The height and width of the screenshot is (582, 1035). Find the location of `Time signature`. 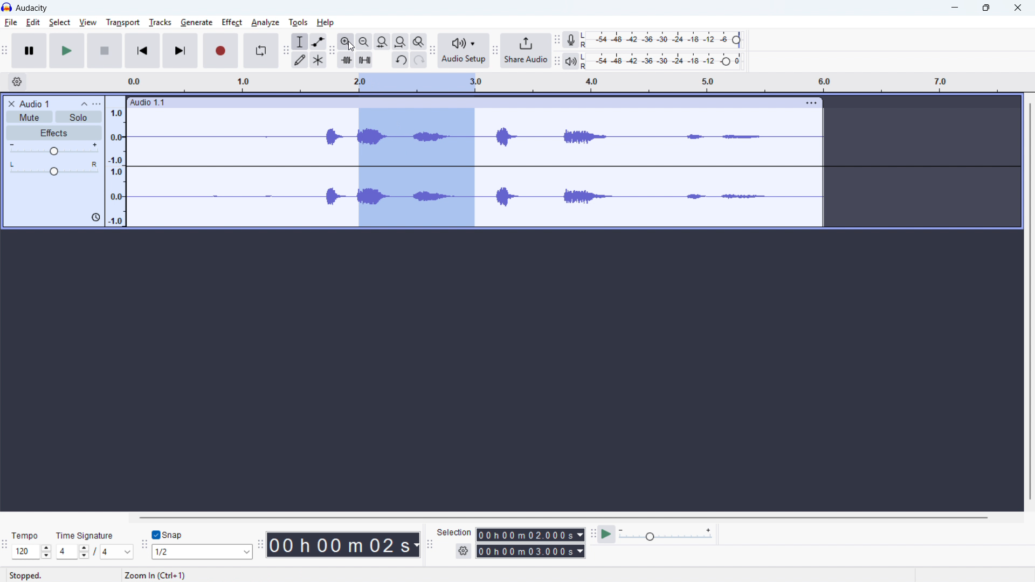

Time signature is located at coordinates (85, 534).